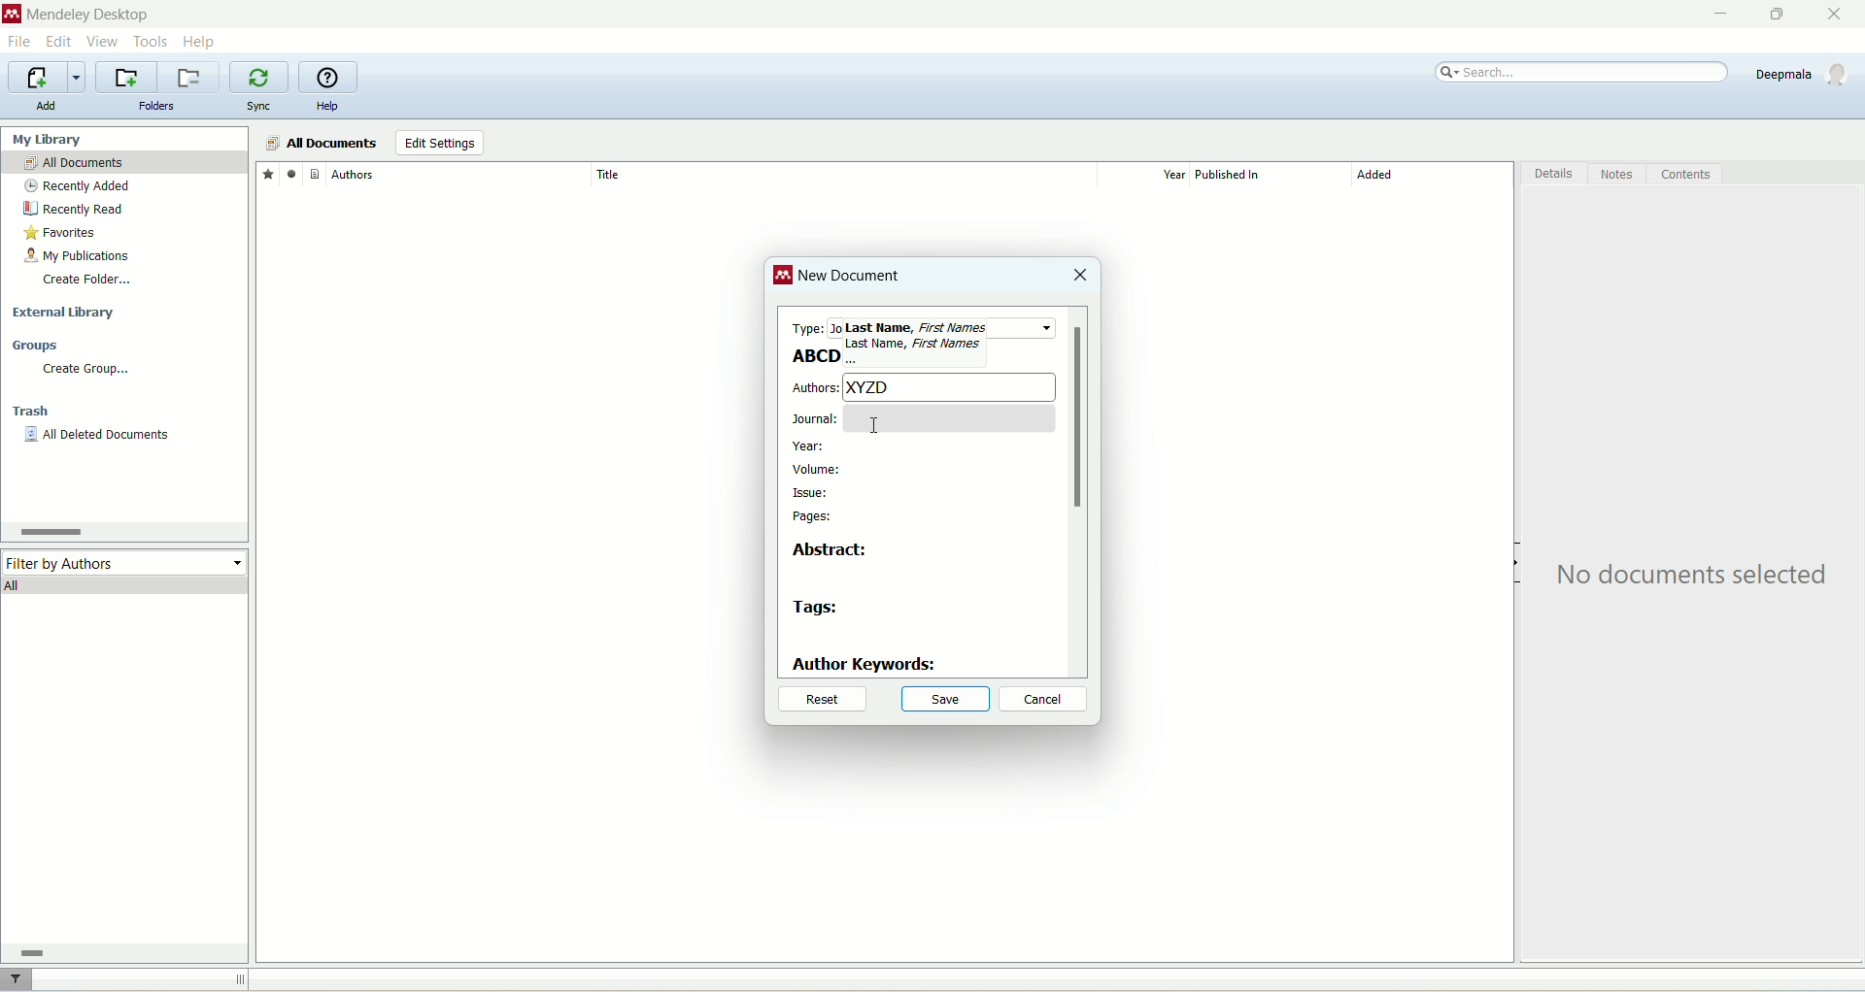 Image resolution: width=1865 pixels, height=992 pixels. Describe the element at coordinates (1697, 576) in the screenshot. I see `text` at that location.